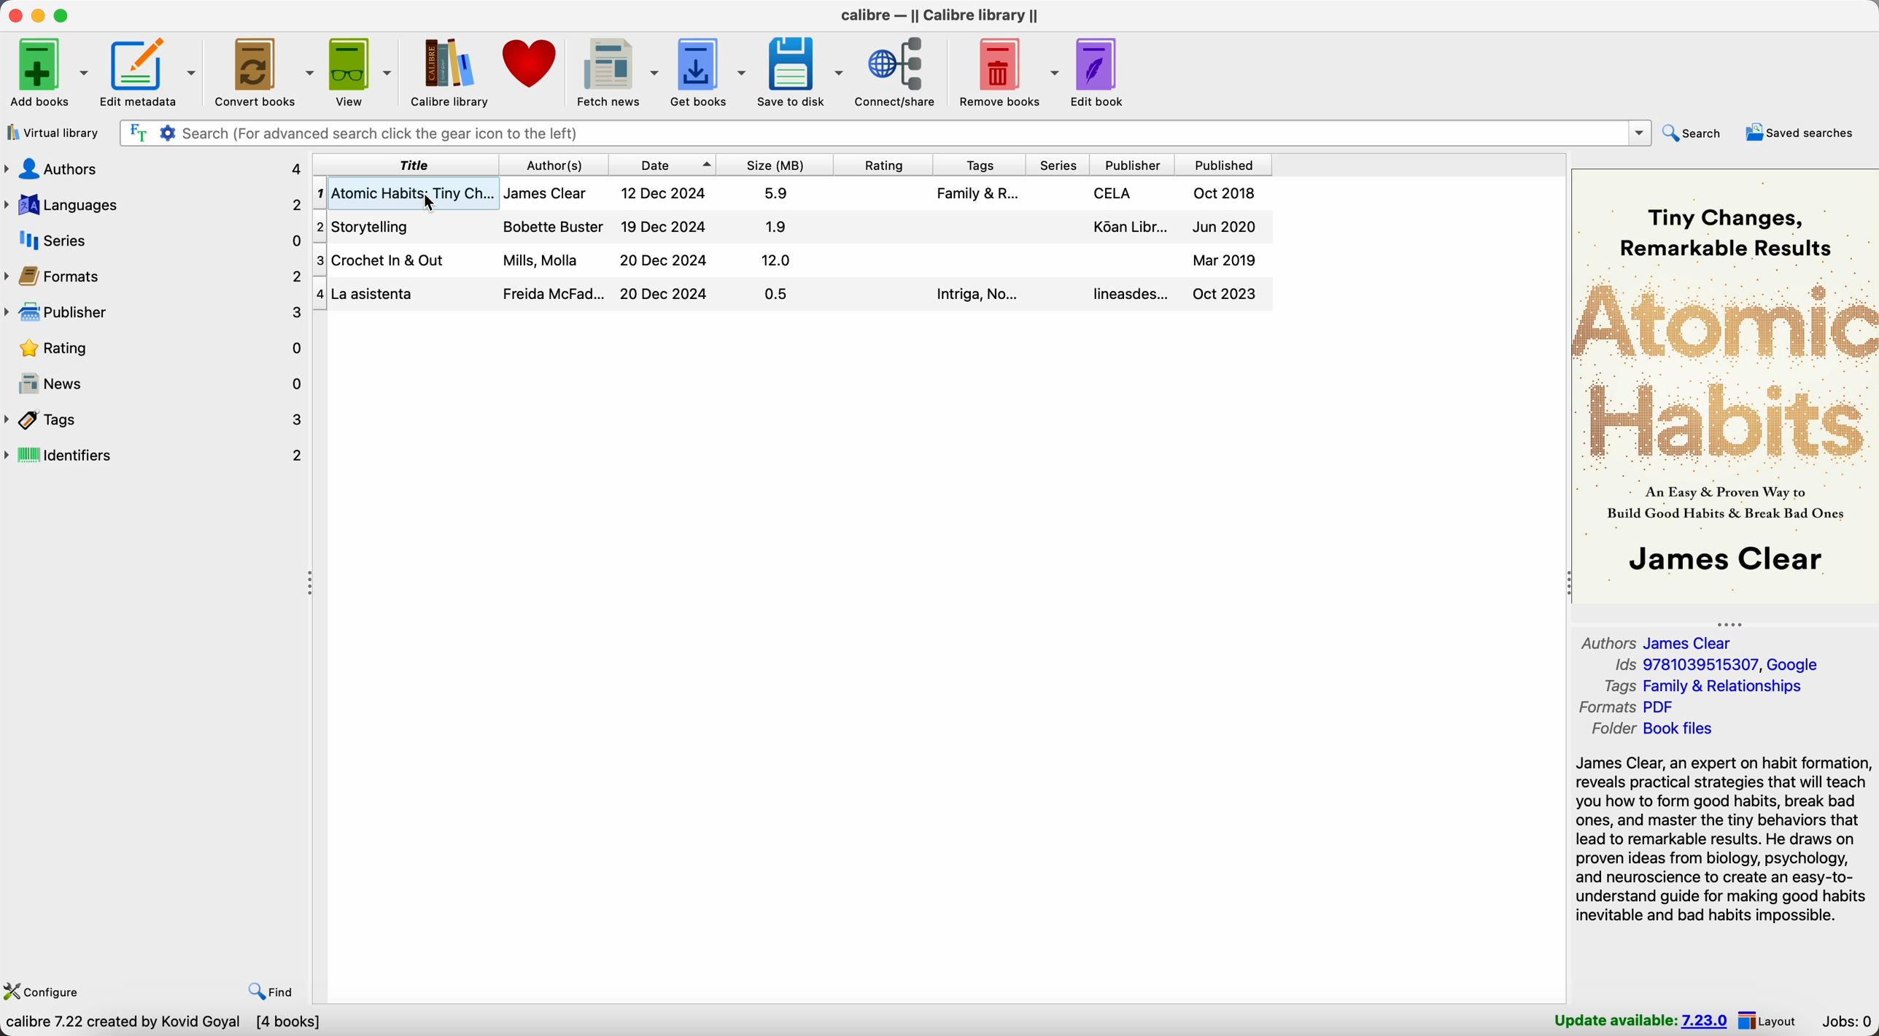  Describe the element at coordinates (155, 456) in the screenshot. I see `identifiers` at that location.